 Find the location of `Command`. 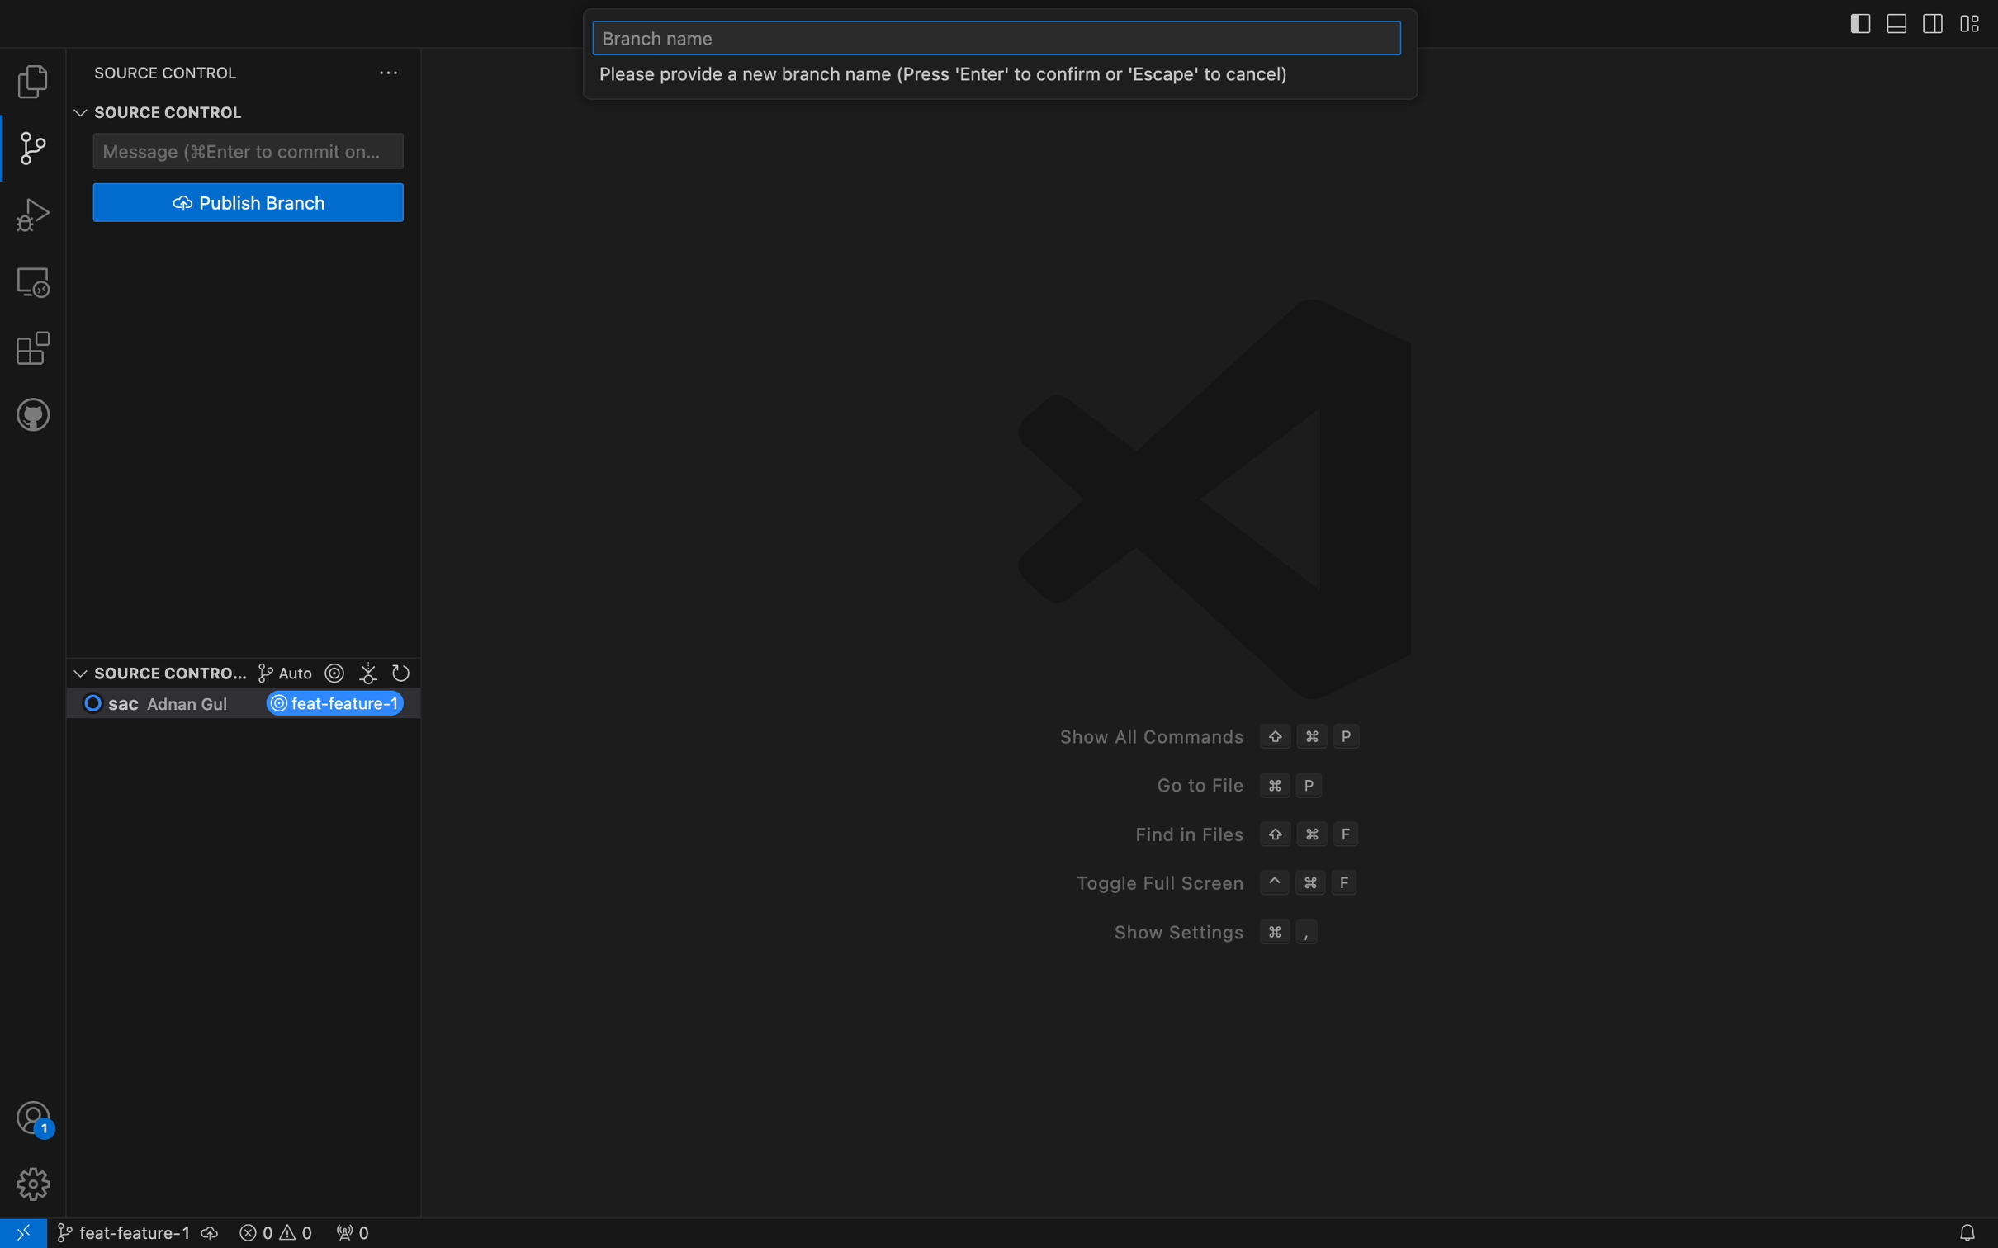

Command is located at coordinates (1317, 886).